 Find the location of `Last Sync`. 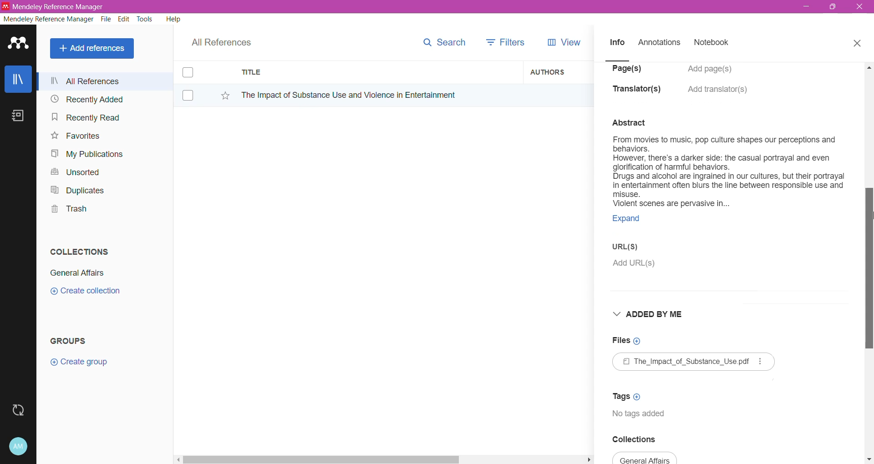

Last Sync is located at coordinates (22, 409).